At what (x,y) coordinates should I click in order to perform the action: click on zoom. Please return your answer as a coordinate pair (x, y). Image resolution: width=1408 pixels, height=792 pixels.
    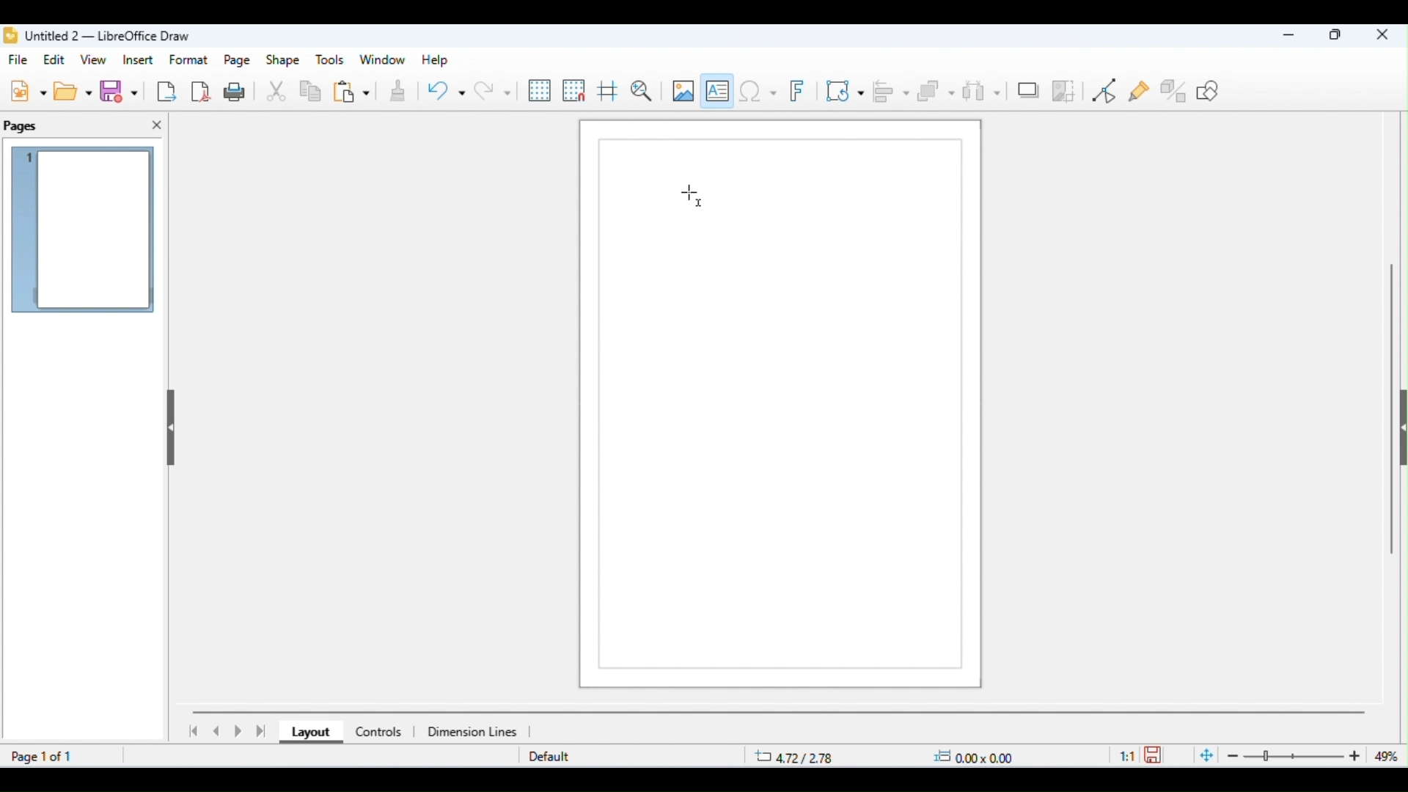
    Looking at the image, I should click on (1298, 756).